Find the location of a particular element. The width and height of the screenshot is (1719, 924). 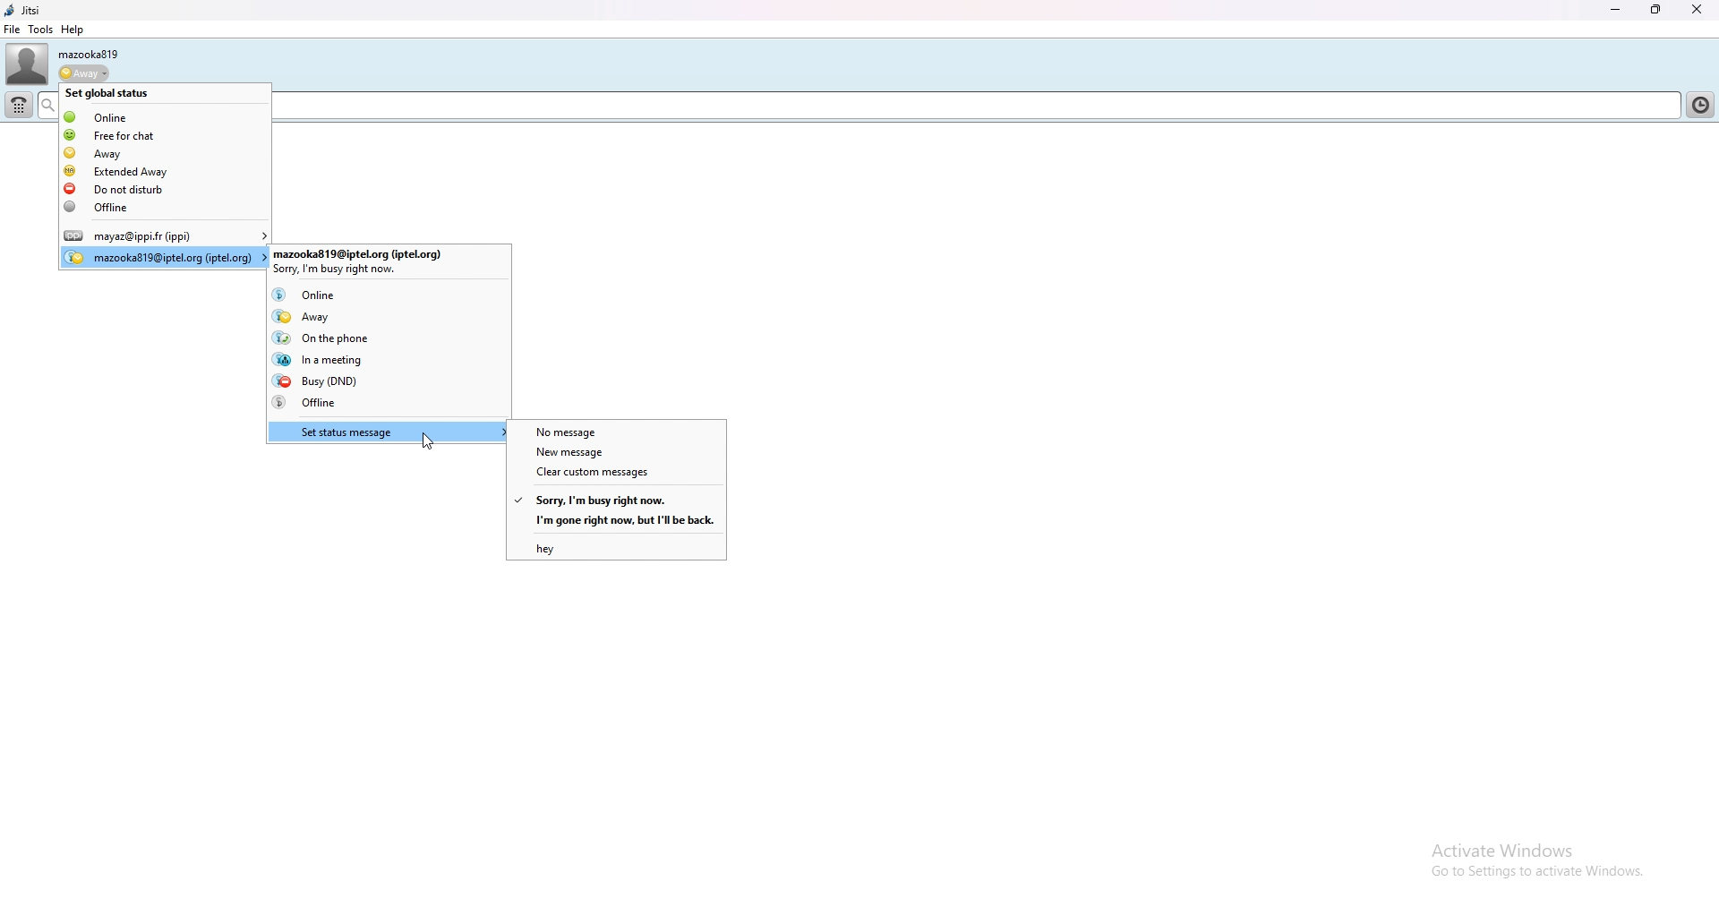

active windows go to settings to achieve windows is located at coordinates (1518, 862).